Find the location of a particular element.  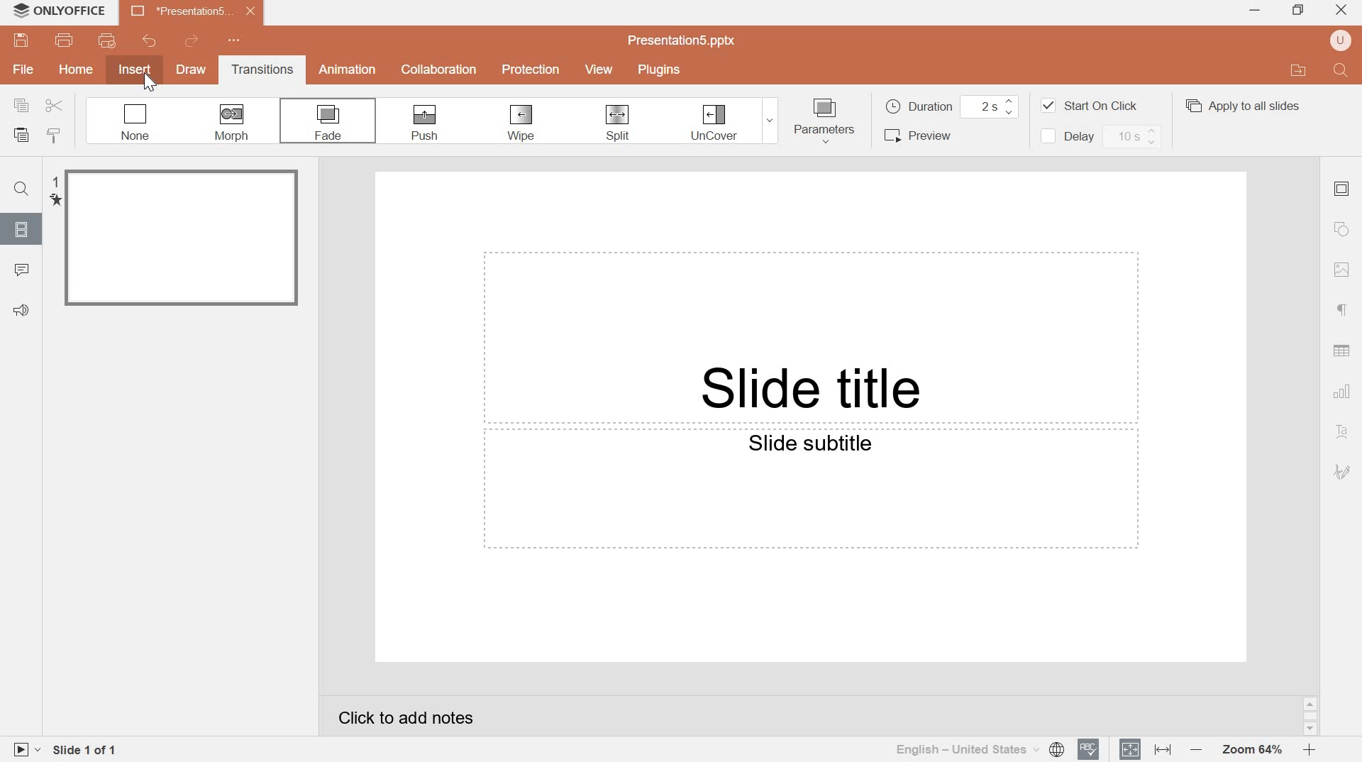

open file location is located at coordinates (1300, 70).